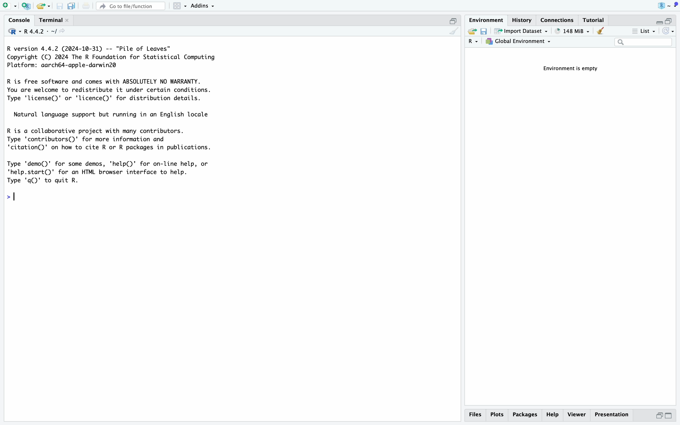 This screenshot has width=680, height=425. Describe the element at coordinates (69, 20) in the screenshot. I see `close` at that location.